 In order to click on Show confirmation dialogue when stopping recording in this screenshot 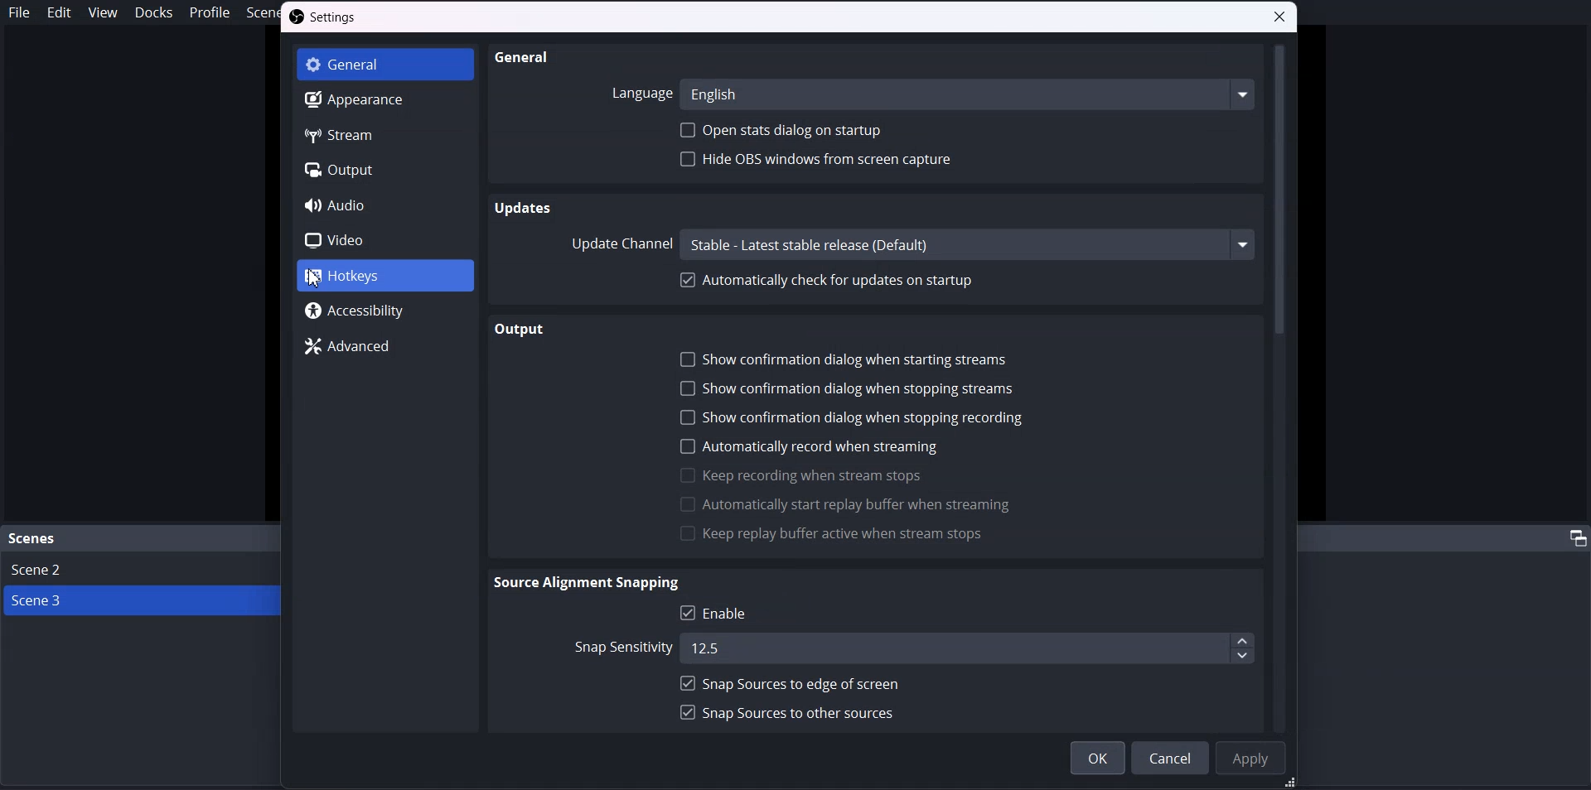, I will do `click(853, 417)`.